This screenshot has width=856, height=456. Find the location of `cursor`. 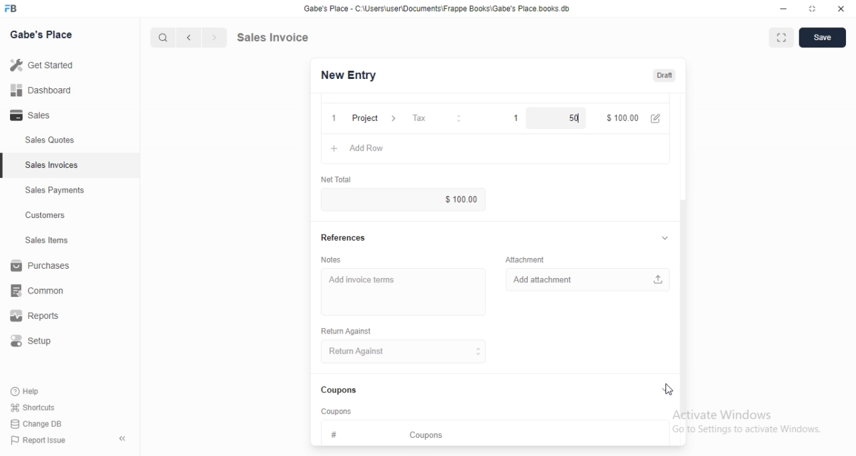

cursor is located at coordinates (669, 390).